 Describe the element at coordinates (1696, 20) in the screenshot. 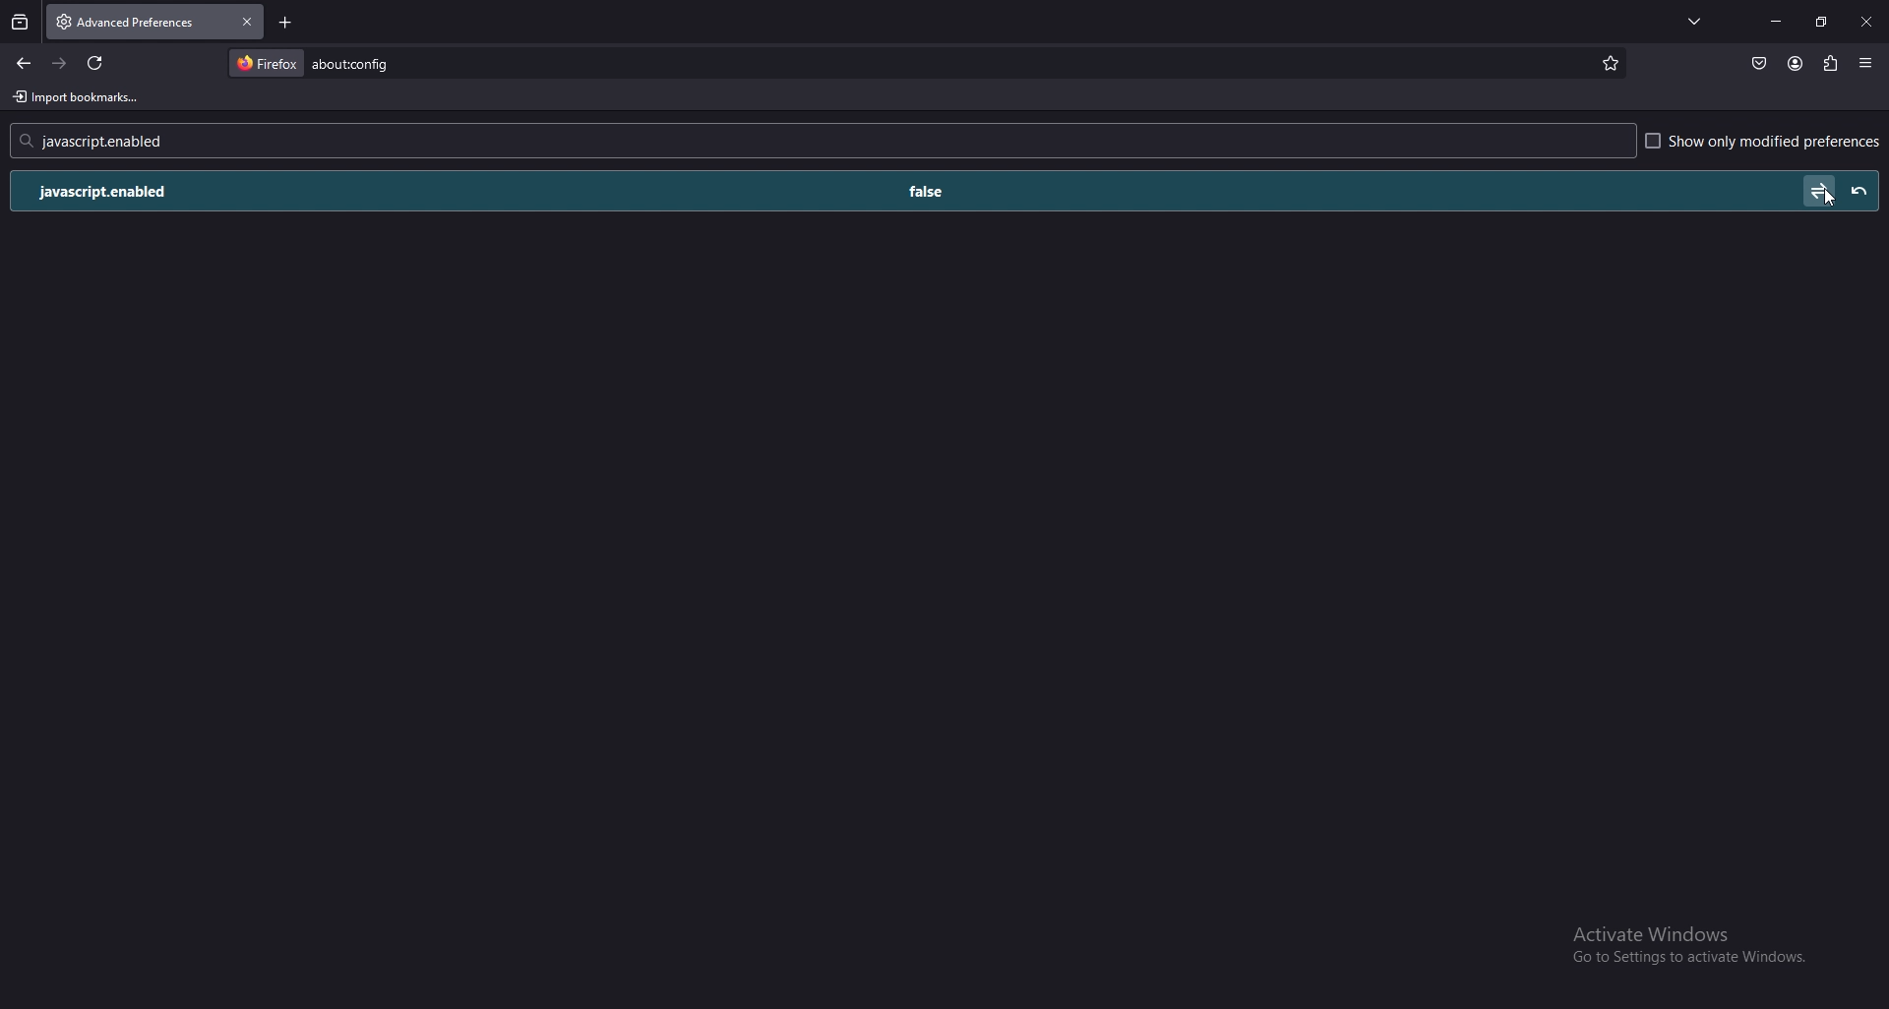

I see `list all tabs` at that location.